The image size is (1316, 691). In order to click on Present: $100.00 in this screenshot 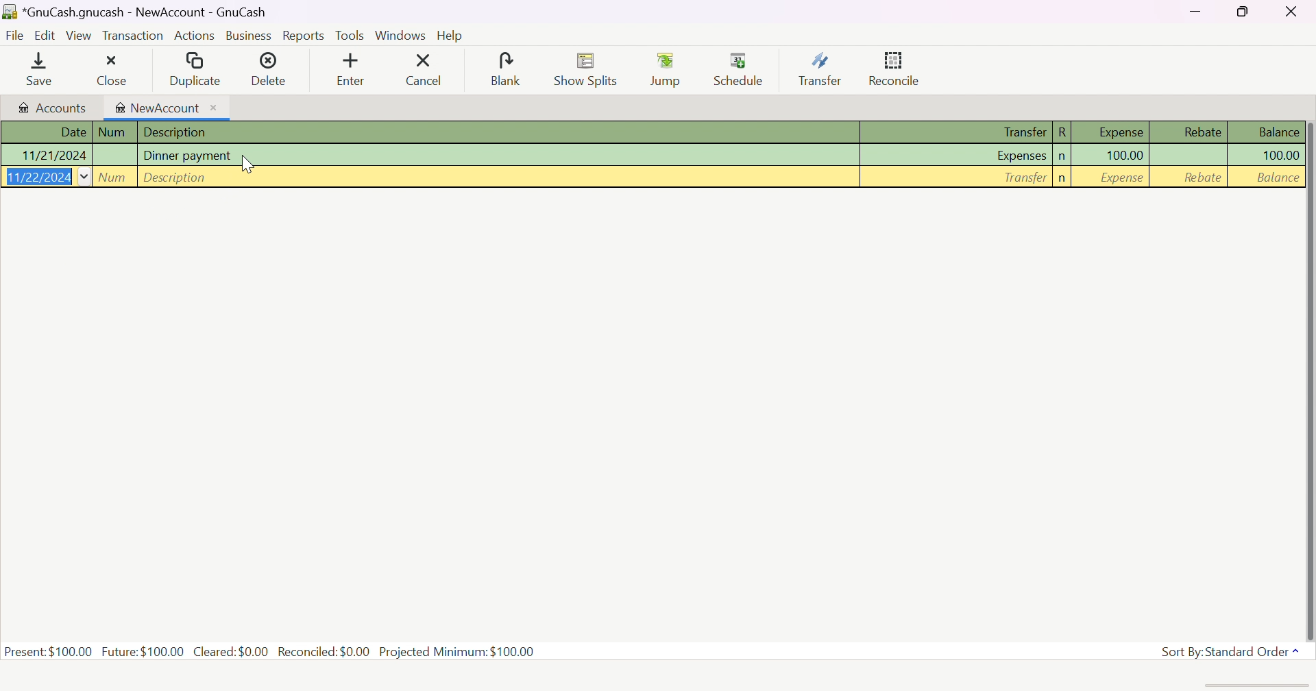, I will do `click(49, 651)`.